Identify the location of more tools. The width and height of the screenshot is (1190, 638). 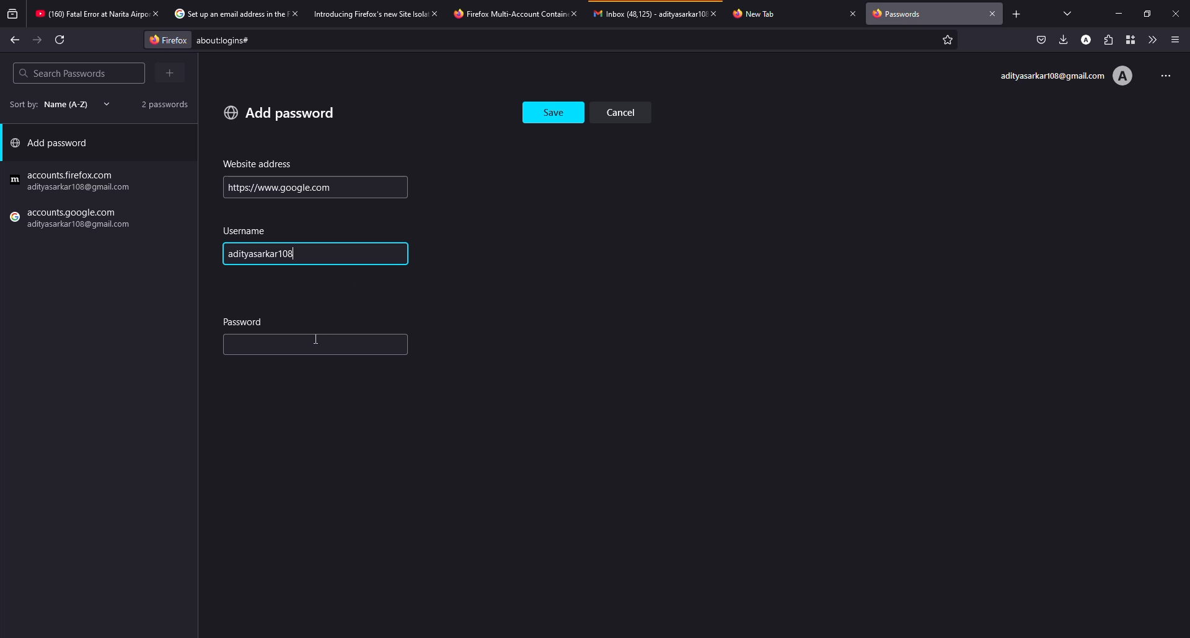
(1150, 40).